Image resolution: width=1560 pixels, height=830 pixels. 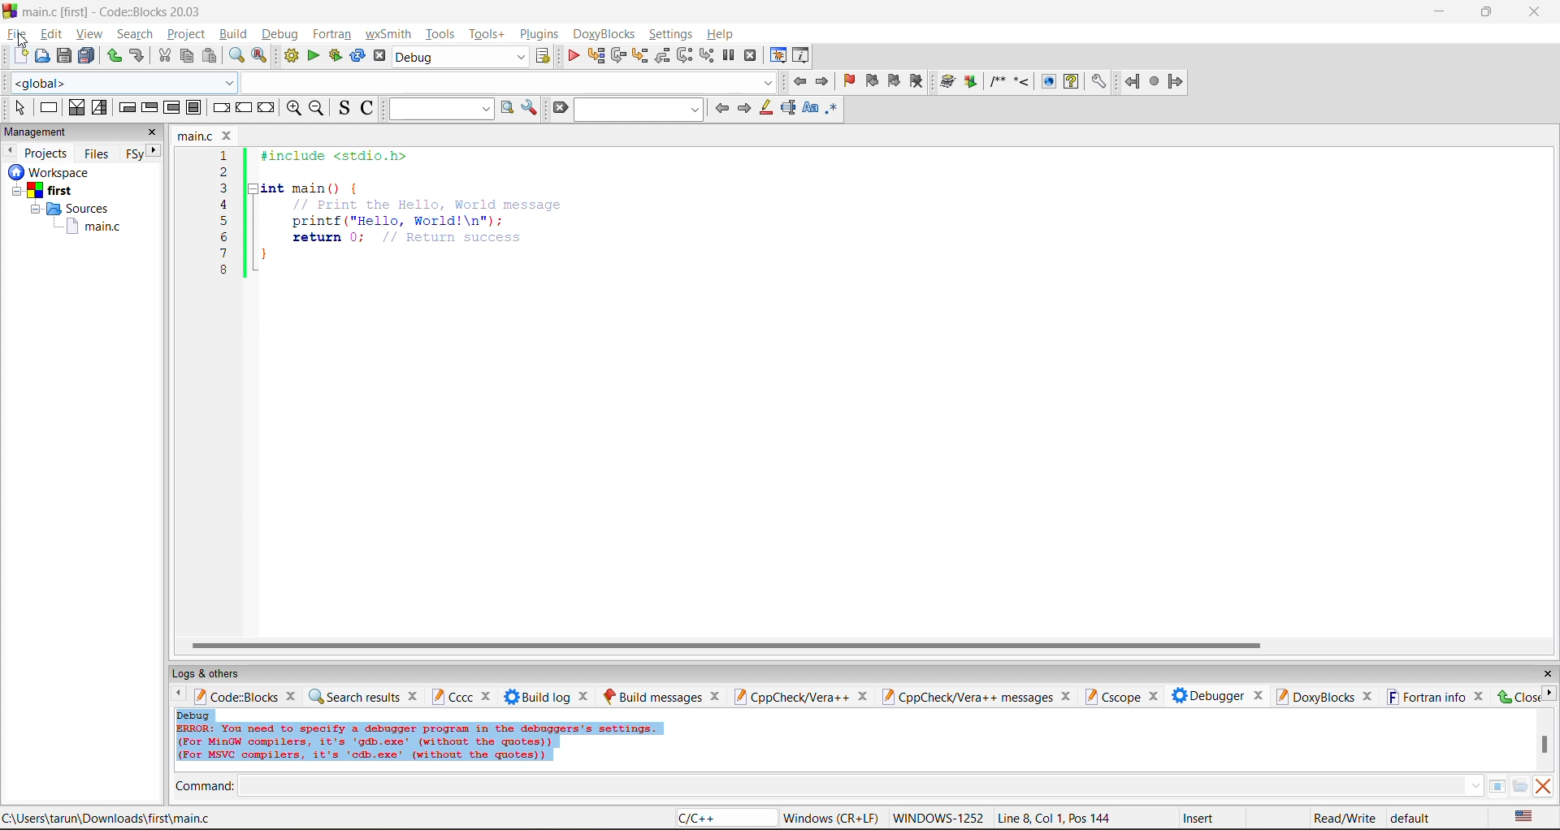 I want to click on build messages, so click(x=652, y=696).